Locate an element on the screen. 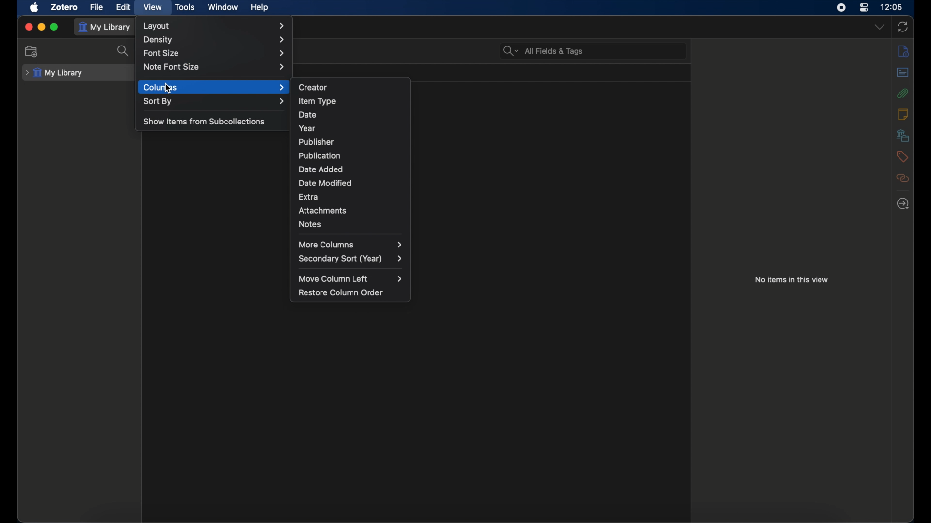  search is located at coordinates (125, 51).